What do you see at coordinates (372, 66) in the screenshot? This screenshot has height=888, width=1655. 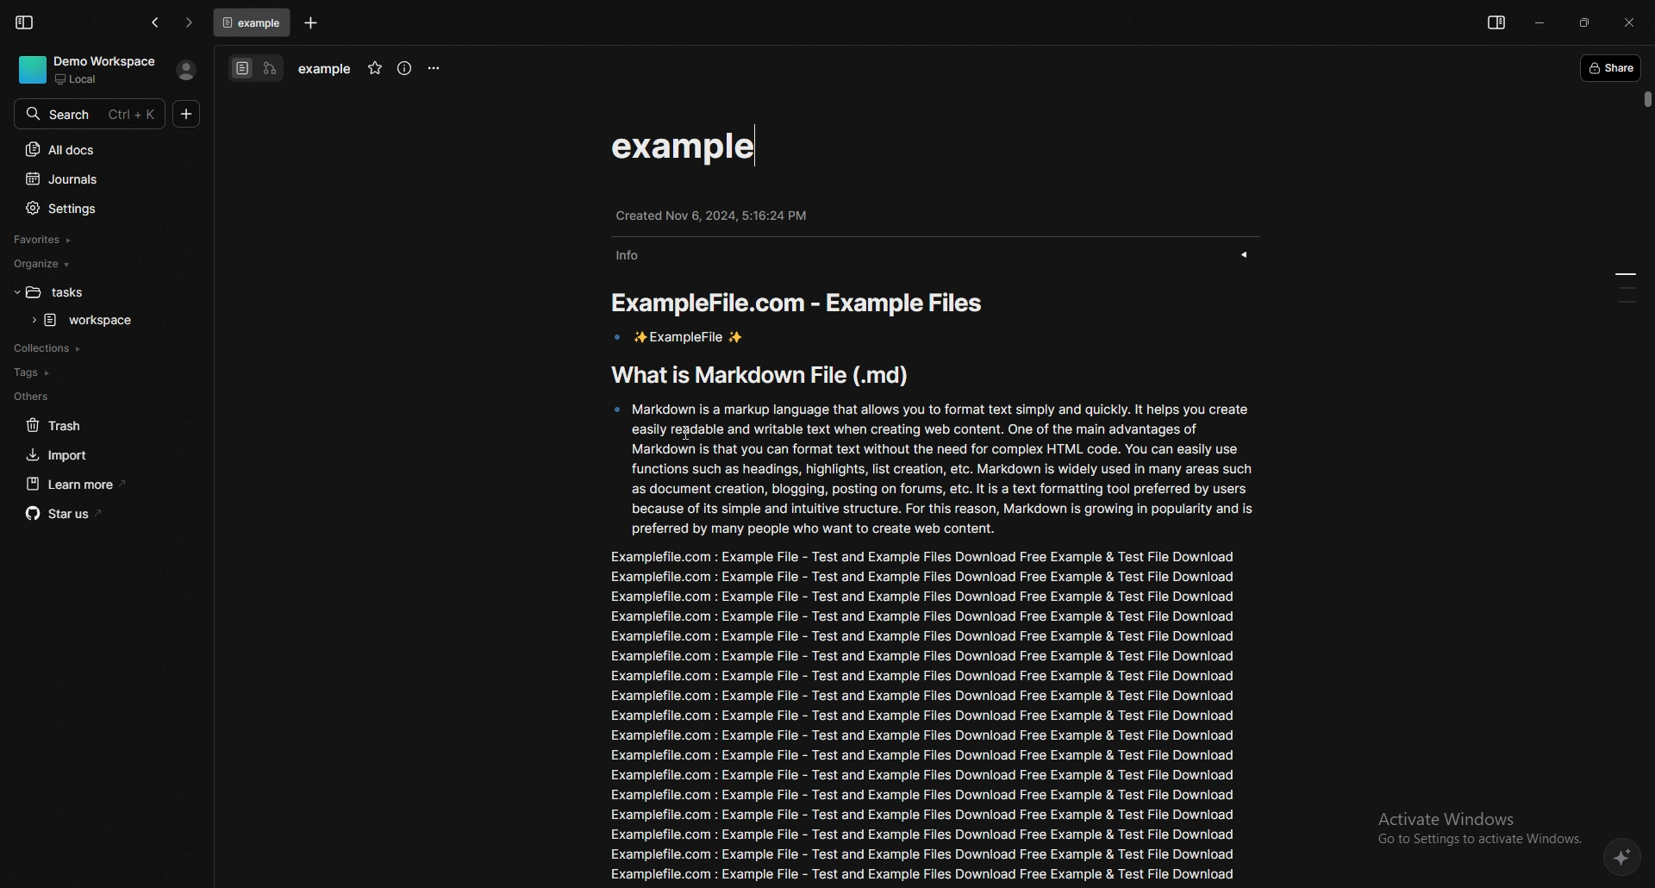 I see `favourite` at bounding box center [372, 66].